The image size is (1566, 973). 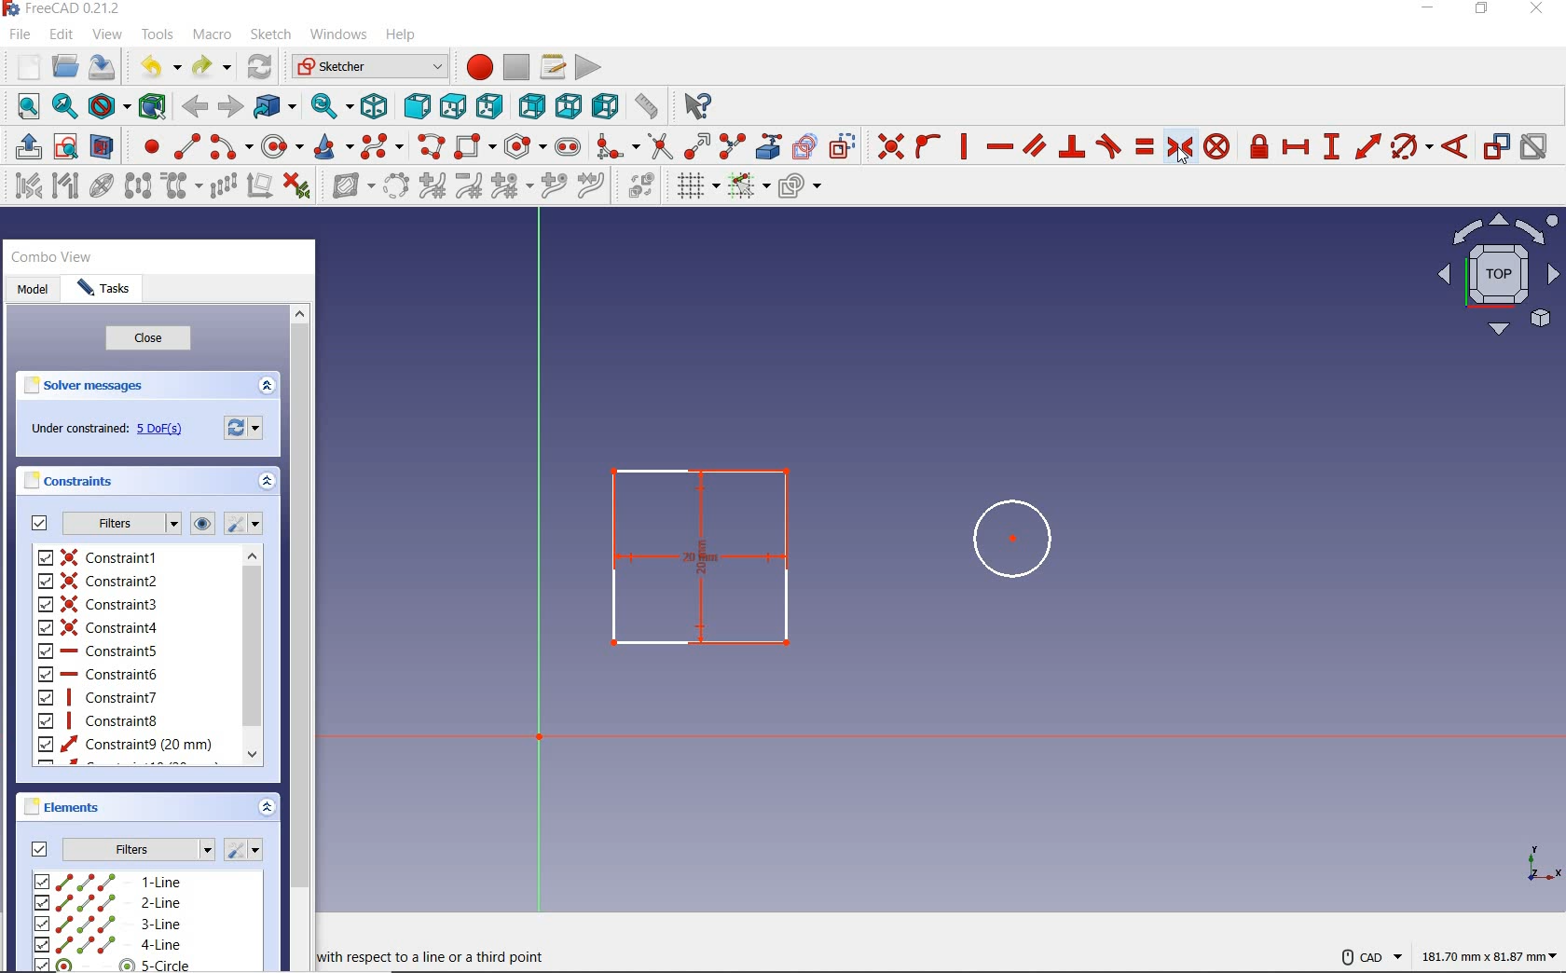 I want to click on constraint coincident, so click(x=888, y=144).